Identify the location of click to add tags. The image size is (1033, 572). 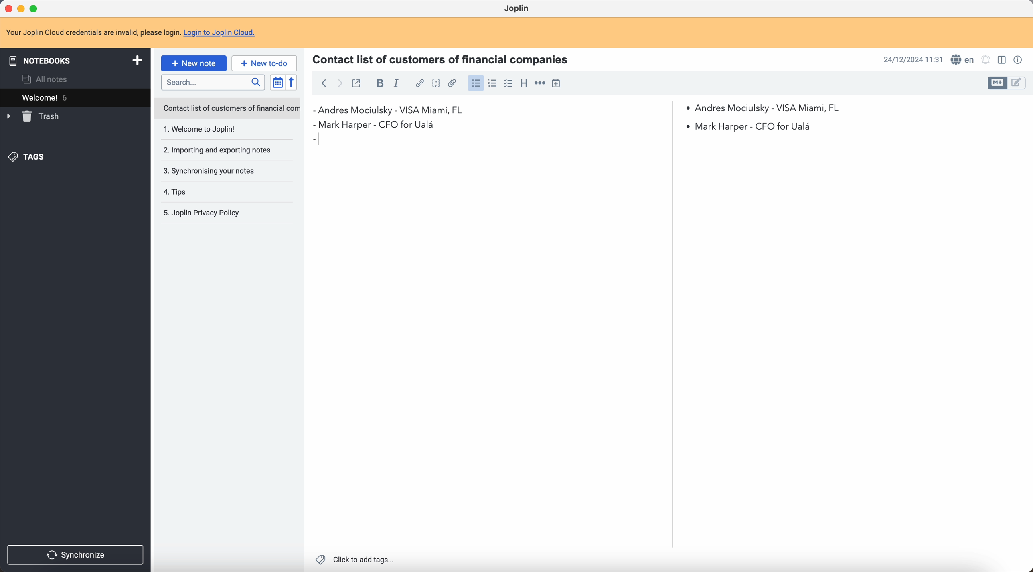
(354, 559).